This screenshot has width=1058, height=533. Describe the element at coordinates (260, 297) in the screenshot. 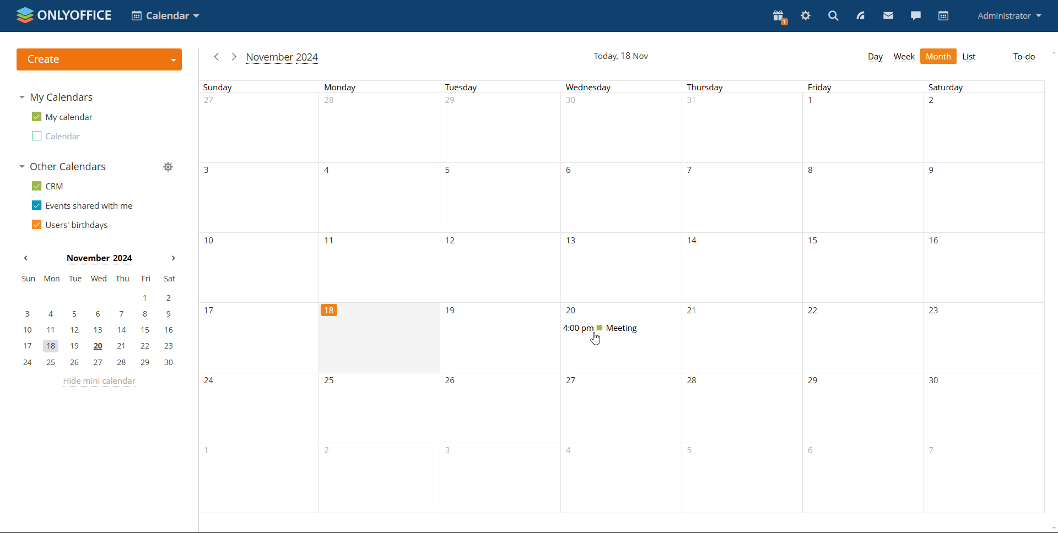

I see `Sunday` at that location.